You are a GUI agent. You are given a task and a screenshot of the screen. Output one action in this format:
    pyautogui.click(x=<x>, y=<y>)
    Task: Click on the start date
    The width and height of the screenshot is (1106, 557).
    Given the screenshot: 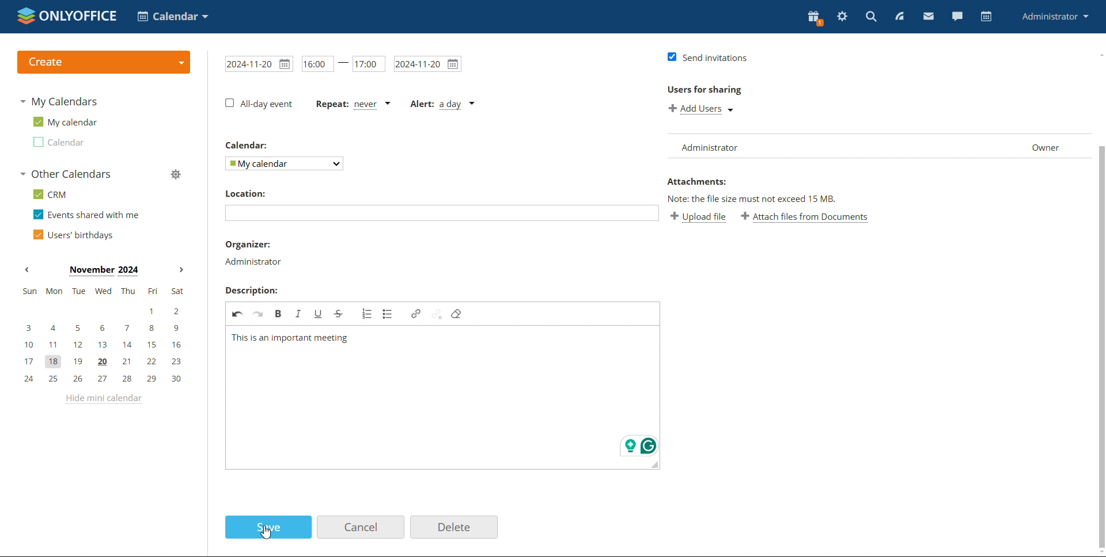 What is the action you would take?
    pyautogui.click(x=260, y=64)
    